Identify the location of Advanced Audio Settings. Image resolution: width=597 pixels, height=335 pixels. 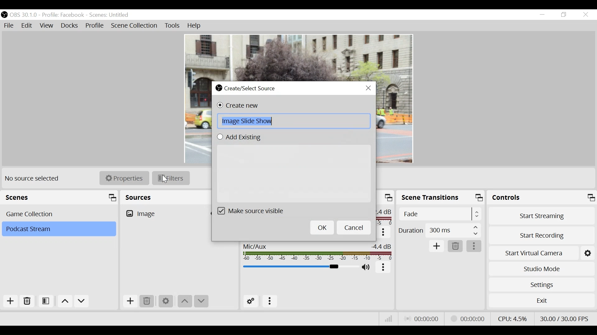
(253, 301).